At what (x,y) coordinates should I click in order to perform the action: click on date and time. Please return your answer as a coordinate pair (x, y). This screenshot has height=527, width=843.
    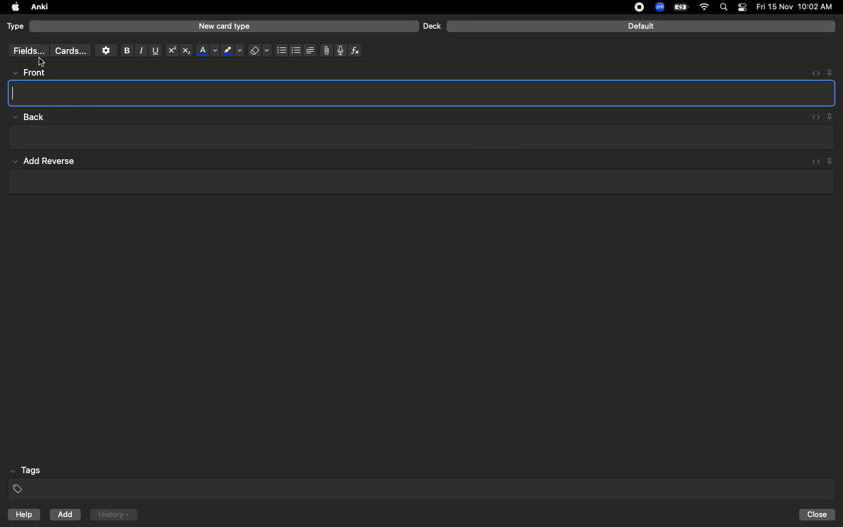
    Looking at the image, I should click on (798, 6).